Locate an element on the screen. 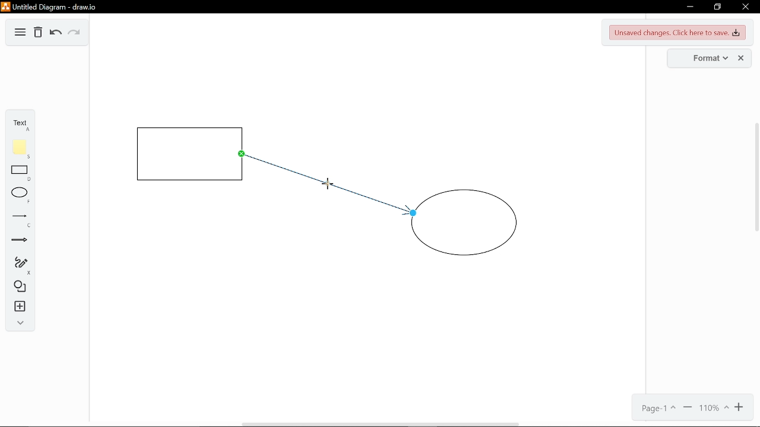 This screenshot has width=760, height=427. Note is located at coordinates (20, 147).